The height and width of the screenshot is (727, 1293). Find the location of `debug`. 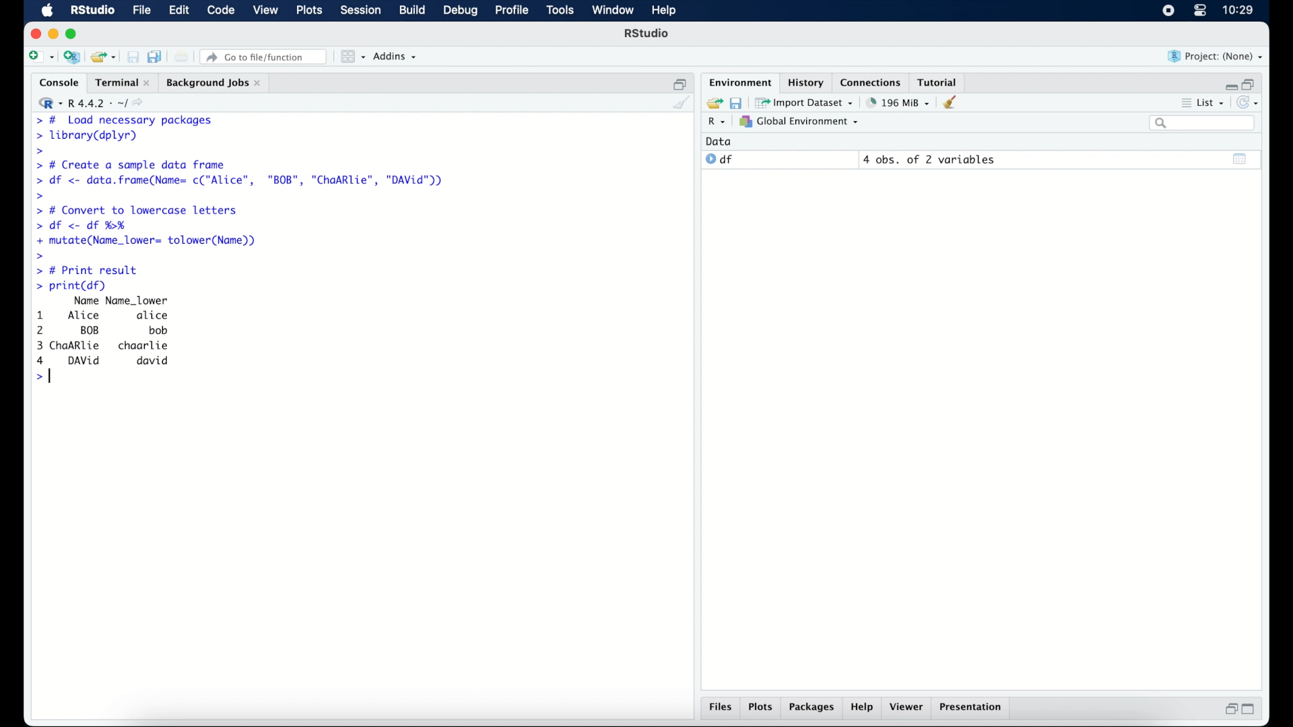

debug is located at coordinates (461, 11).